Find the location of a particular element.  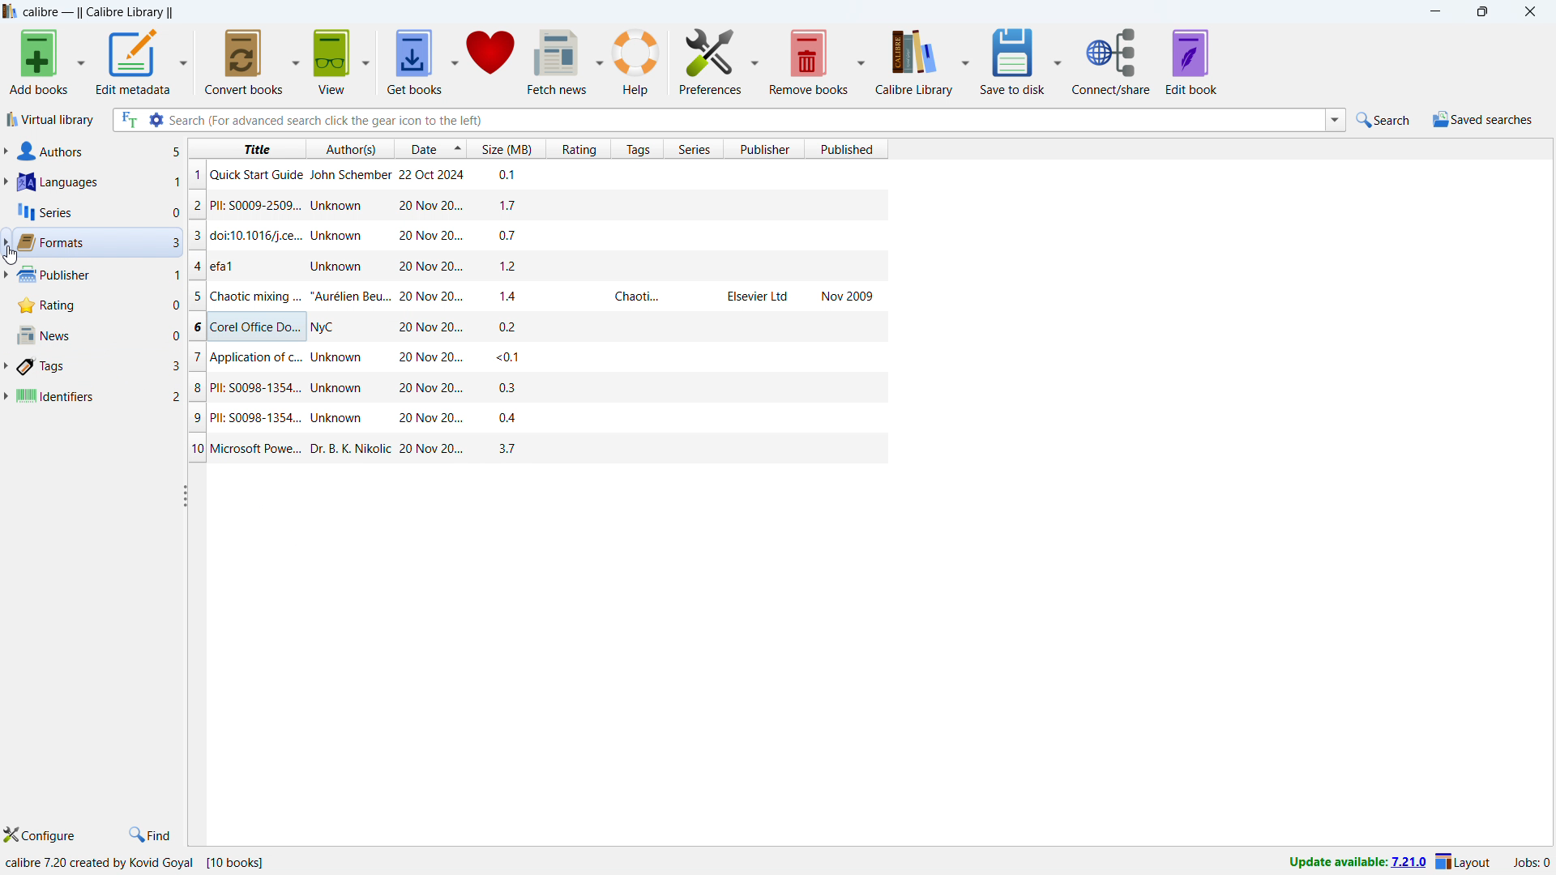

donate to calibre is located at coordinates (490, 60).